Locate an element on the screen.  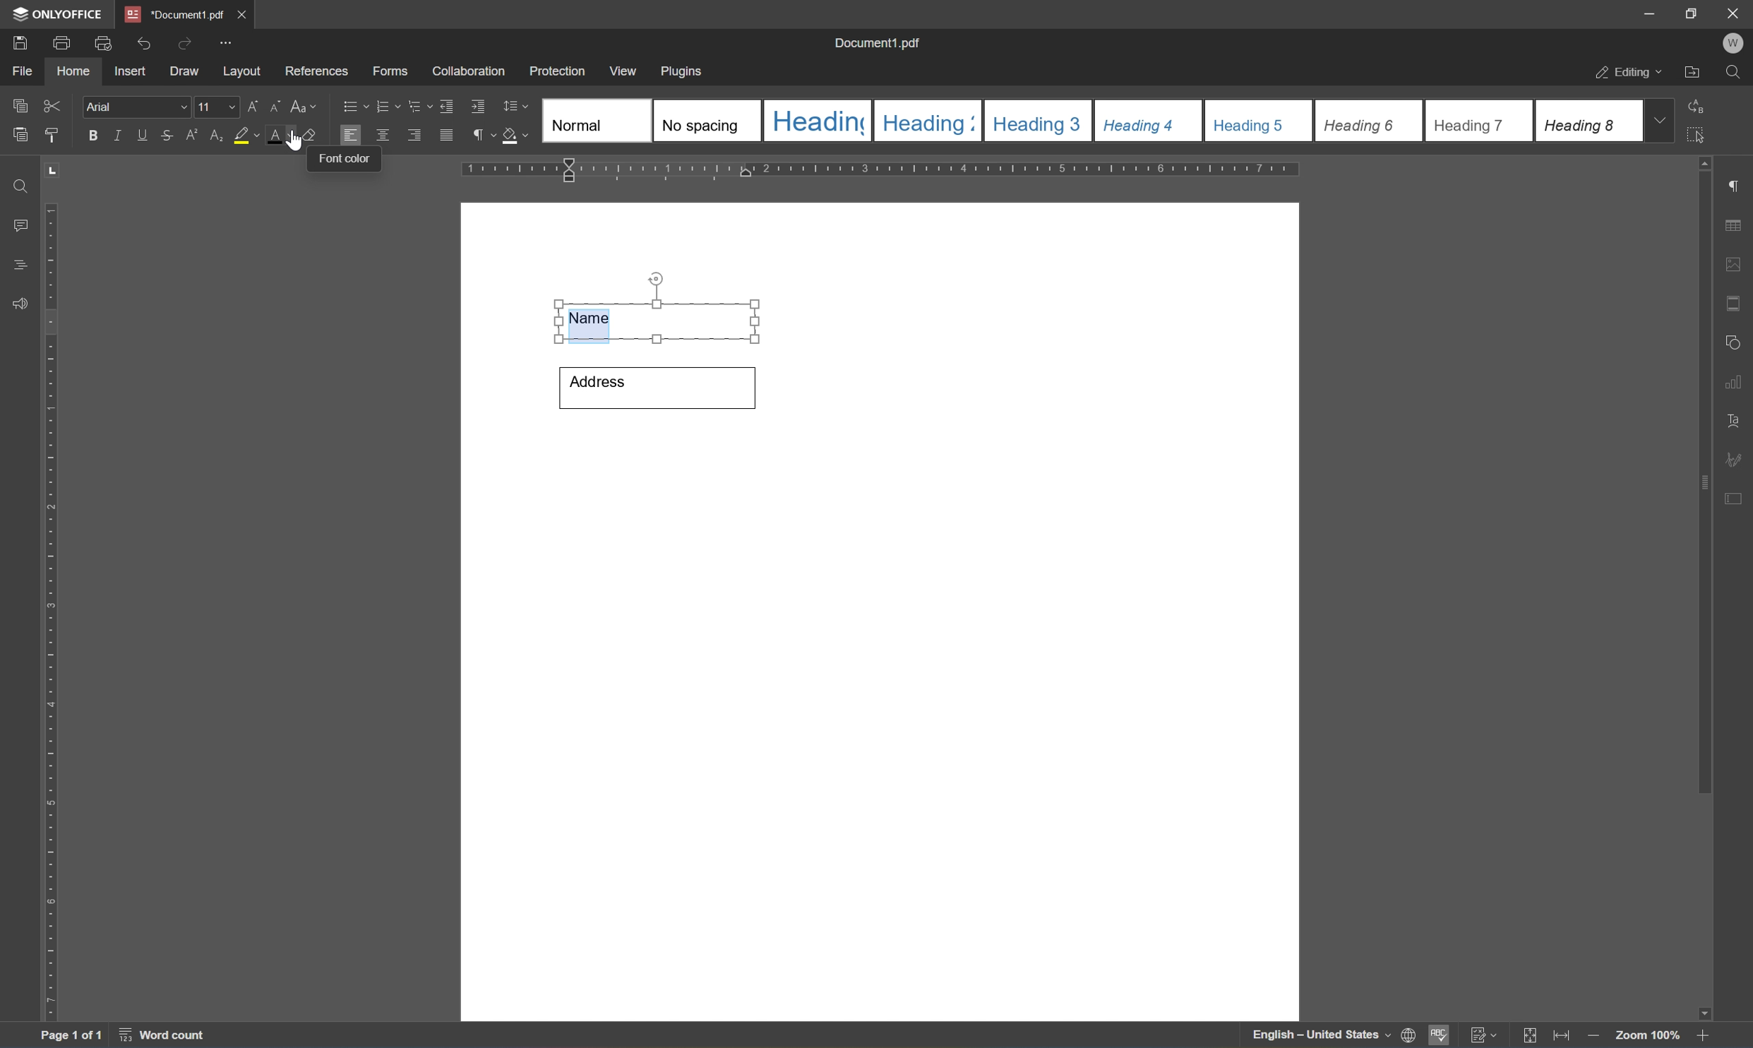
chart settings is located at coordinates (1737, 383).